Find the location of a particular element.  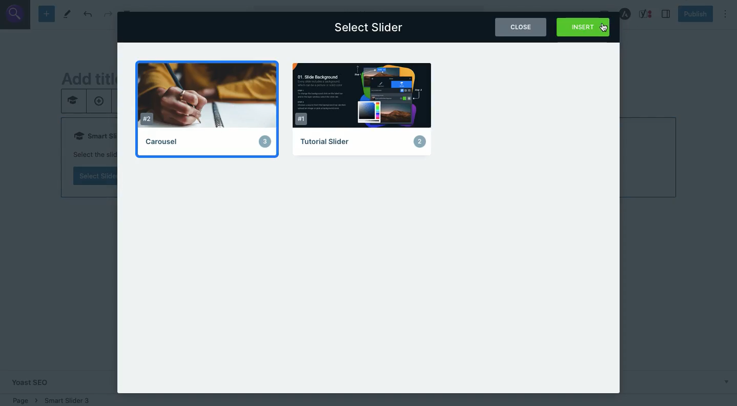

Select slider is located at coordinates (370, 28).